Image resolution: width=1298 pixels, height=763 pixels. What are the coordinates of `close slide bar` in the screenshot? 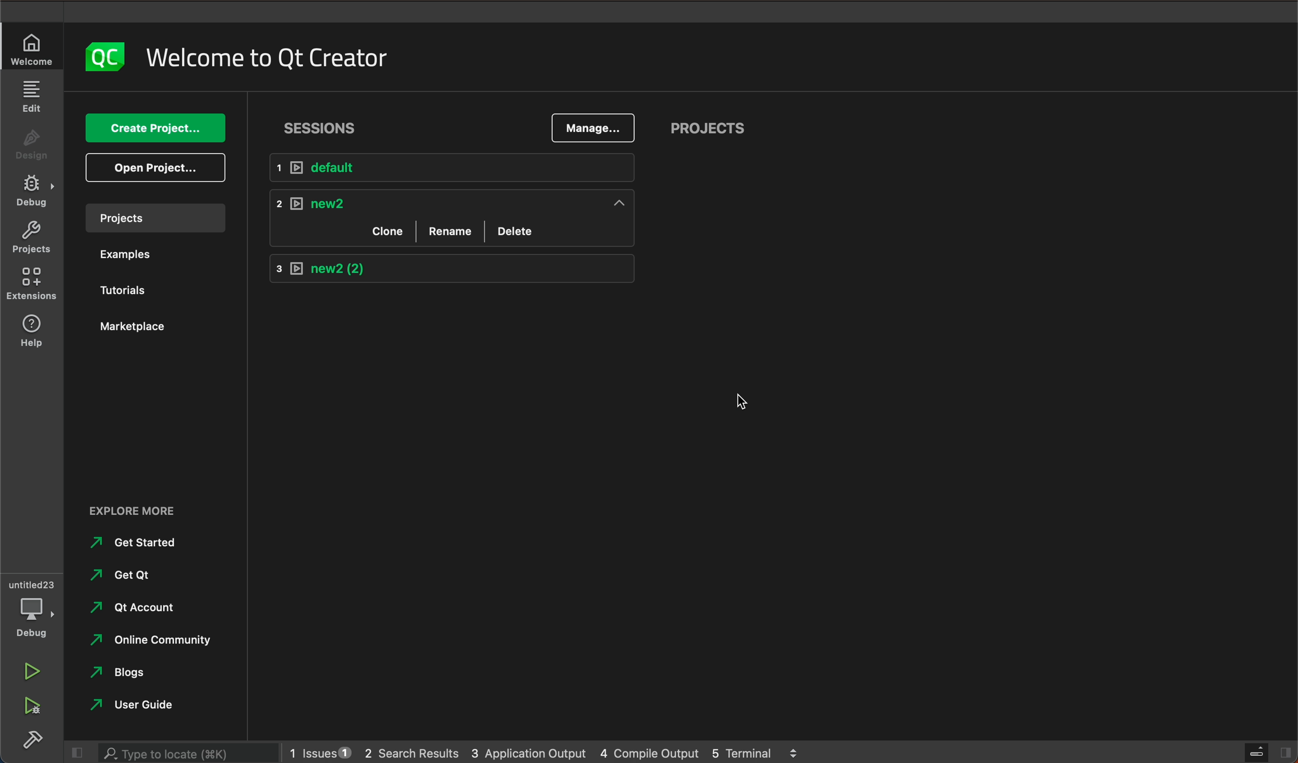 It's located at (76, 752).